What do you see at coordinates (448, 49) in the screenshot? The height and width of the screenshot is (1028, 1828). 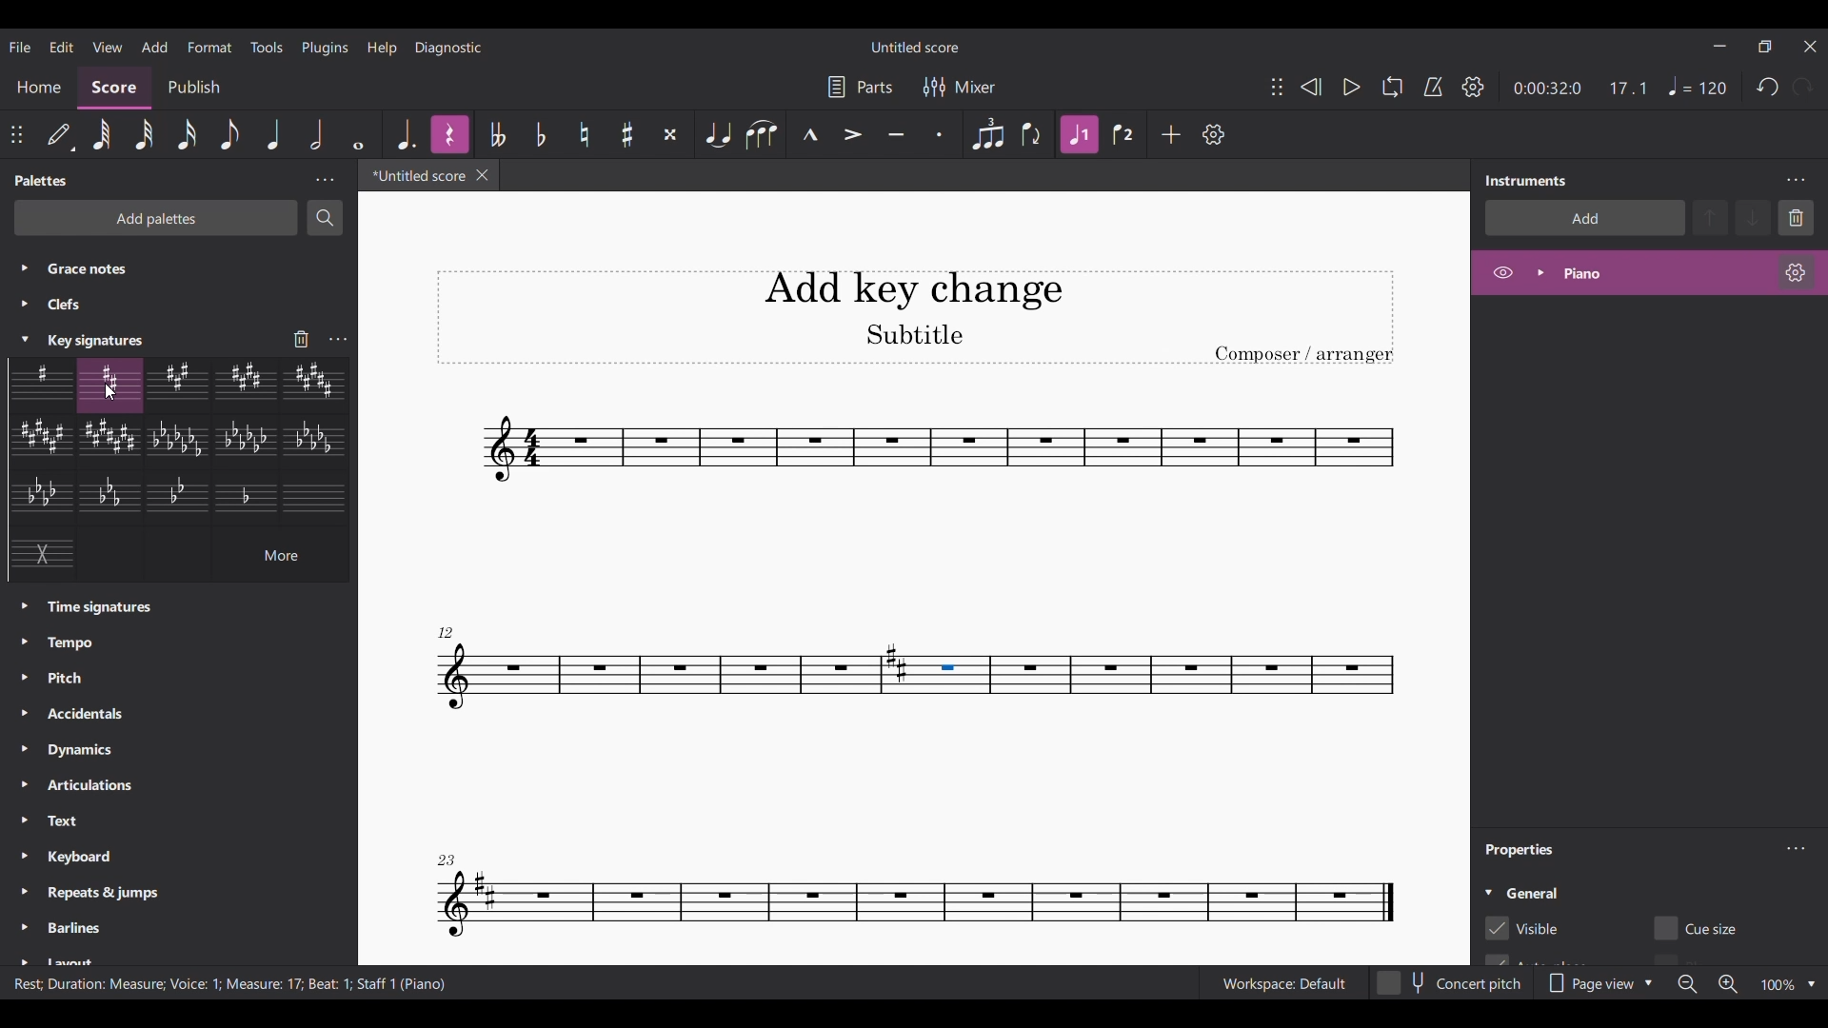 I see `Diagnostic menu` at bounding box center [448, 49].